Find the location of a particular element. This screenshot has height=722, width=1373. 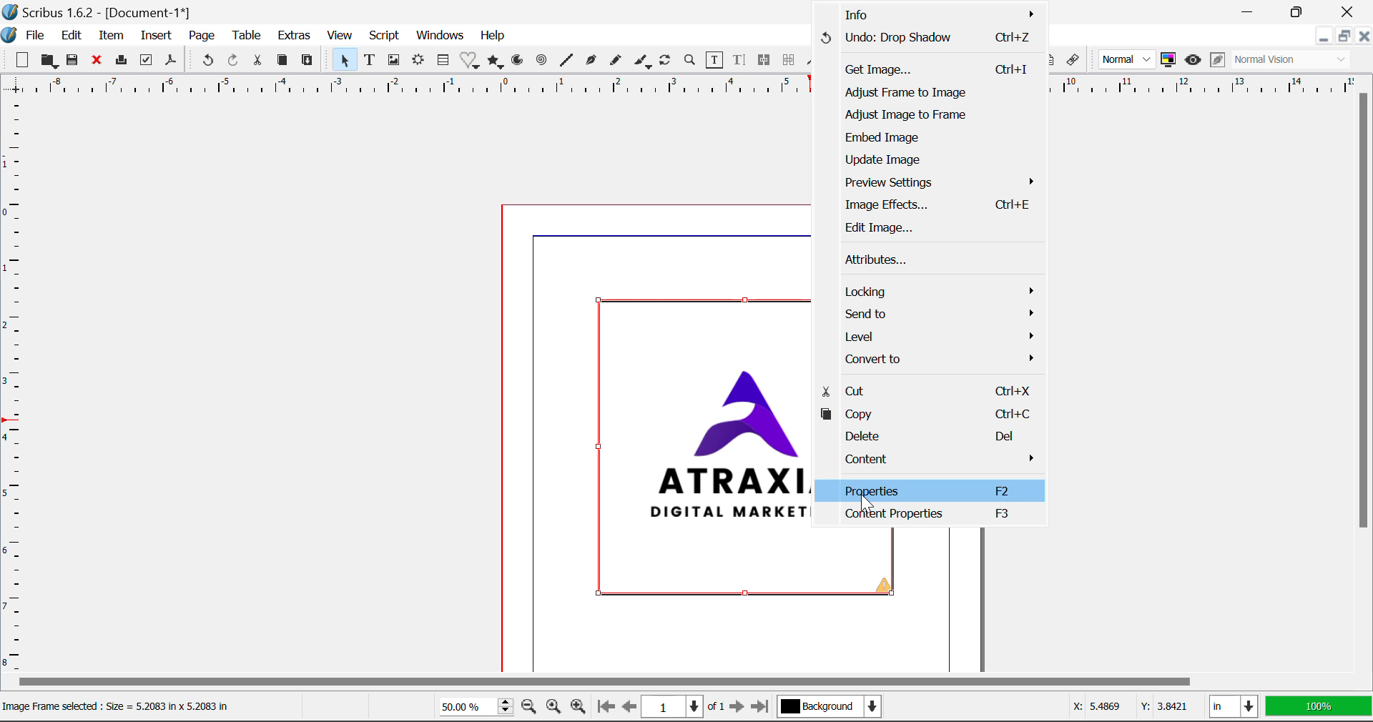

Help is located at coordinates (494, 36).